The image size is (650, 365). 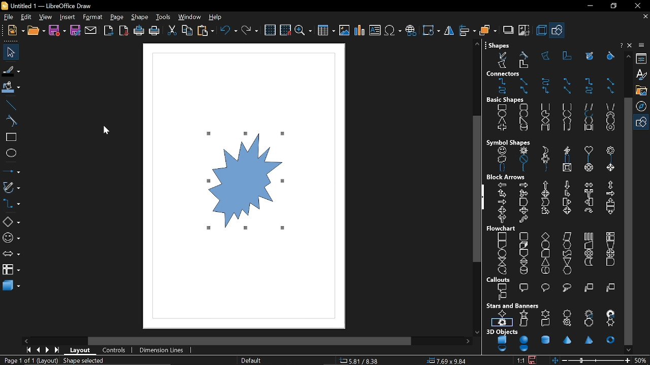 What do you see at coordinates (643, 45) in the screenshot?
I see `Sidebar settings` at bounding box center [643, 45].